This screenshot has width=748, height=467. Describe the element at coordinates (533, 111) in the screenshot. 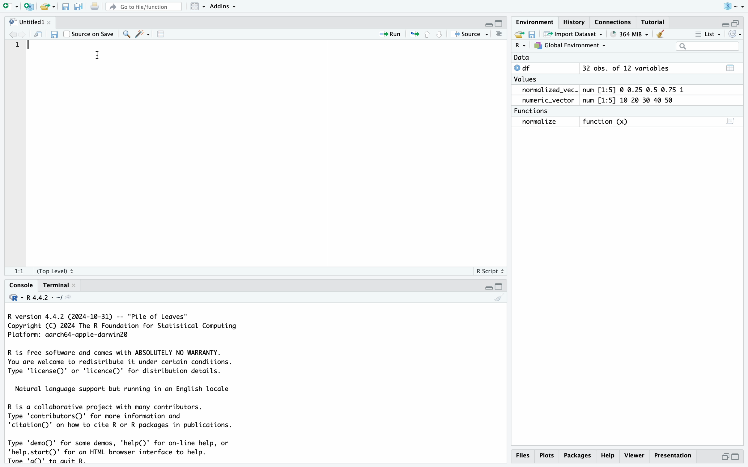

I see `Functions` at that location.